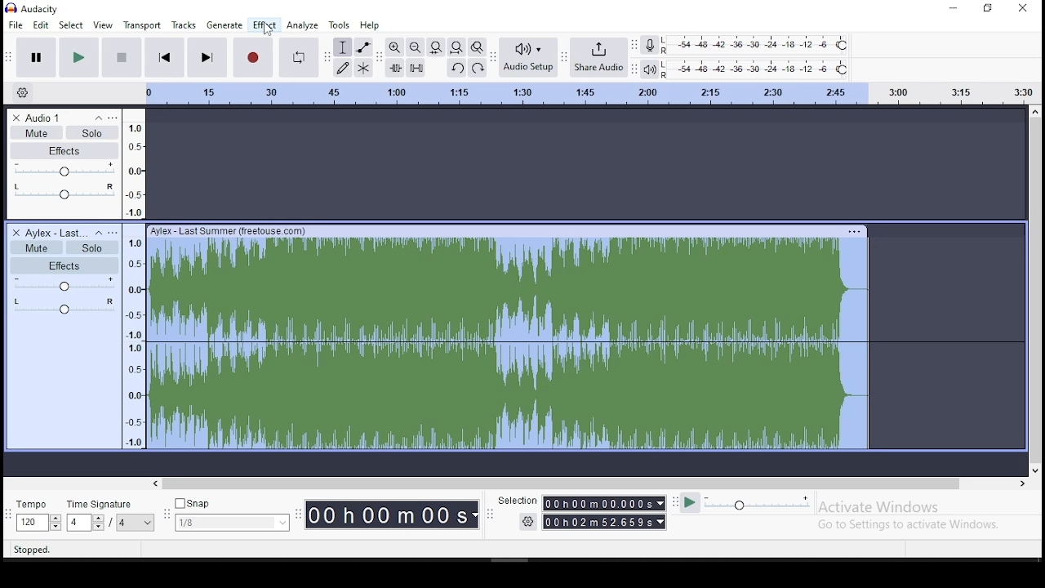  Describe the element at coordinates (53, 232) in the screenshot. I see `audio ` at that location.